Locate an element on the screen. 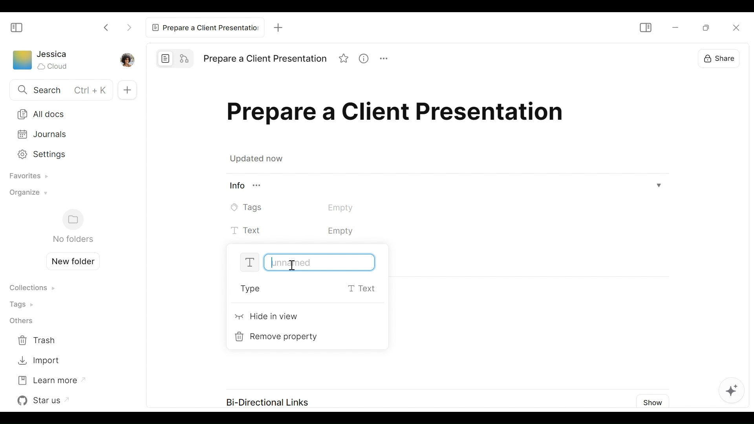 This screenshot has height=424, width=754. View Information is located at coordinates (446, 186).